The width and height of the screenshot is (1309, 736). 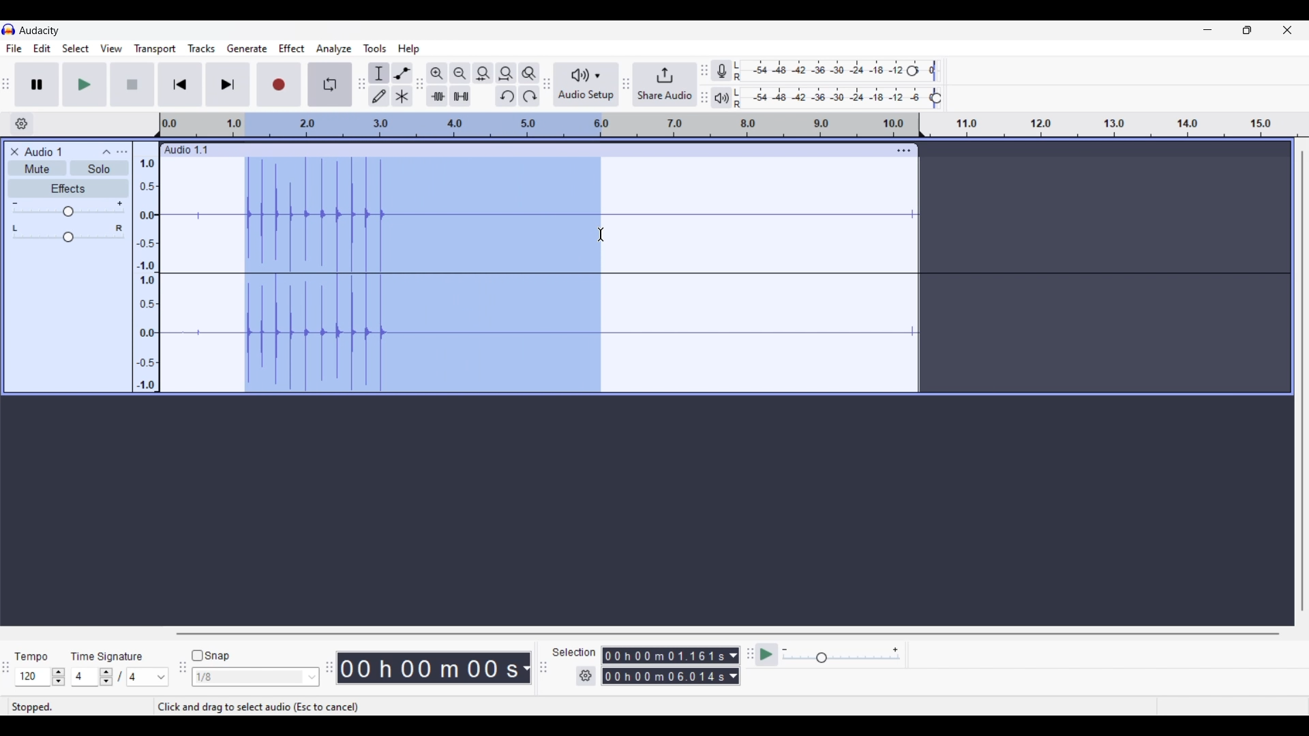 I want to click on File menu, so click(x=14, y=48).